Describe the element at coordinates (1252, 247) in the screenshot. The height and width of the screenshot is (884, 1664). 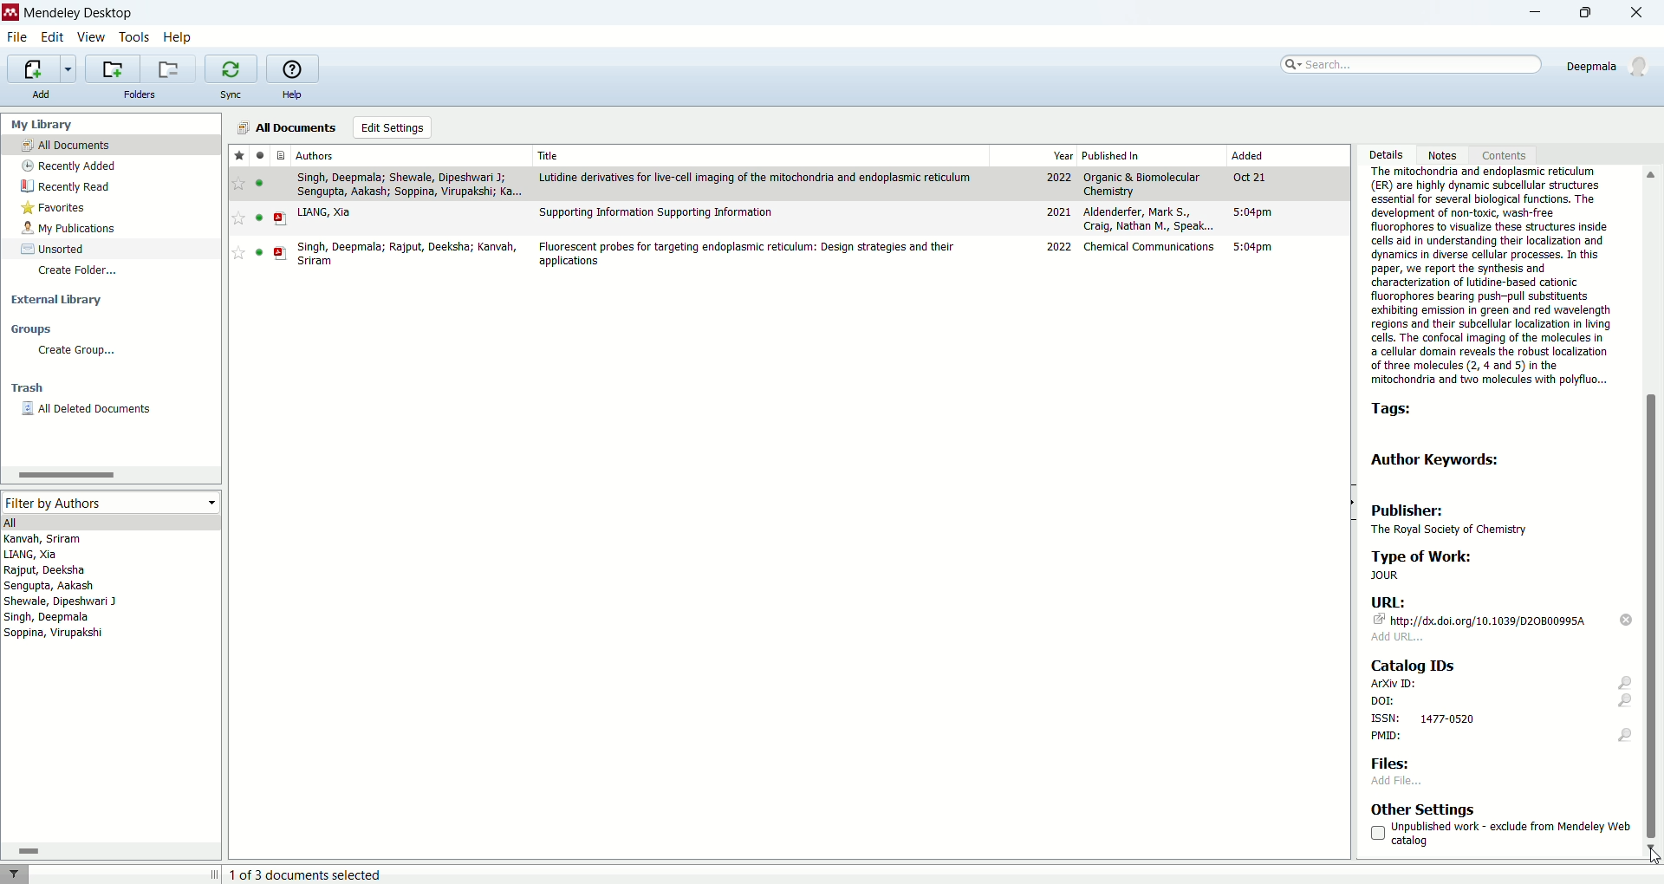
I see `5:04pm` at that location.